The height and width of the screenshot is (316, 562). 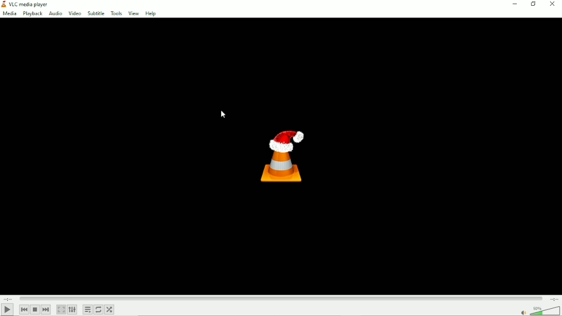 I want to click on Stop playlist, so click(x=35, y=309).